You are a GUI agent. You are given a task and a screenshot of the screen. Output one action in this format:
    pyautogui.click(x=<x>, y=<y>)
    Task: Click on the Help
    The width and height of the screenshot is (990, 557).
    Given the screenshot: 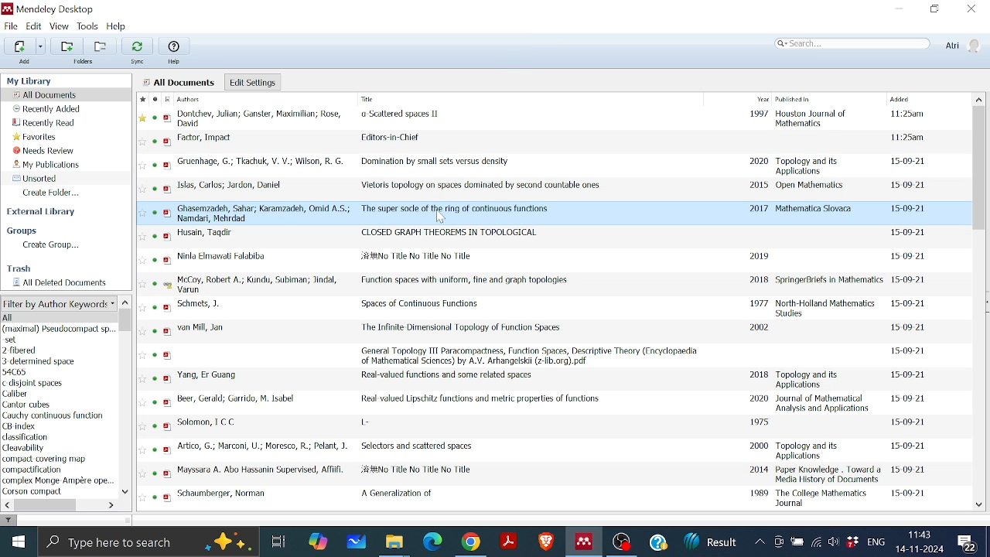 What is the action you would take?
    pyautogui.click(x=172, y=52)
    